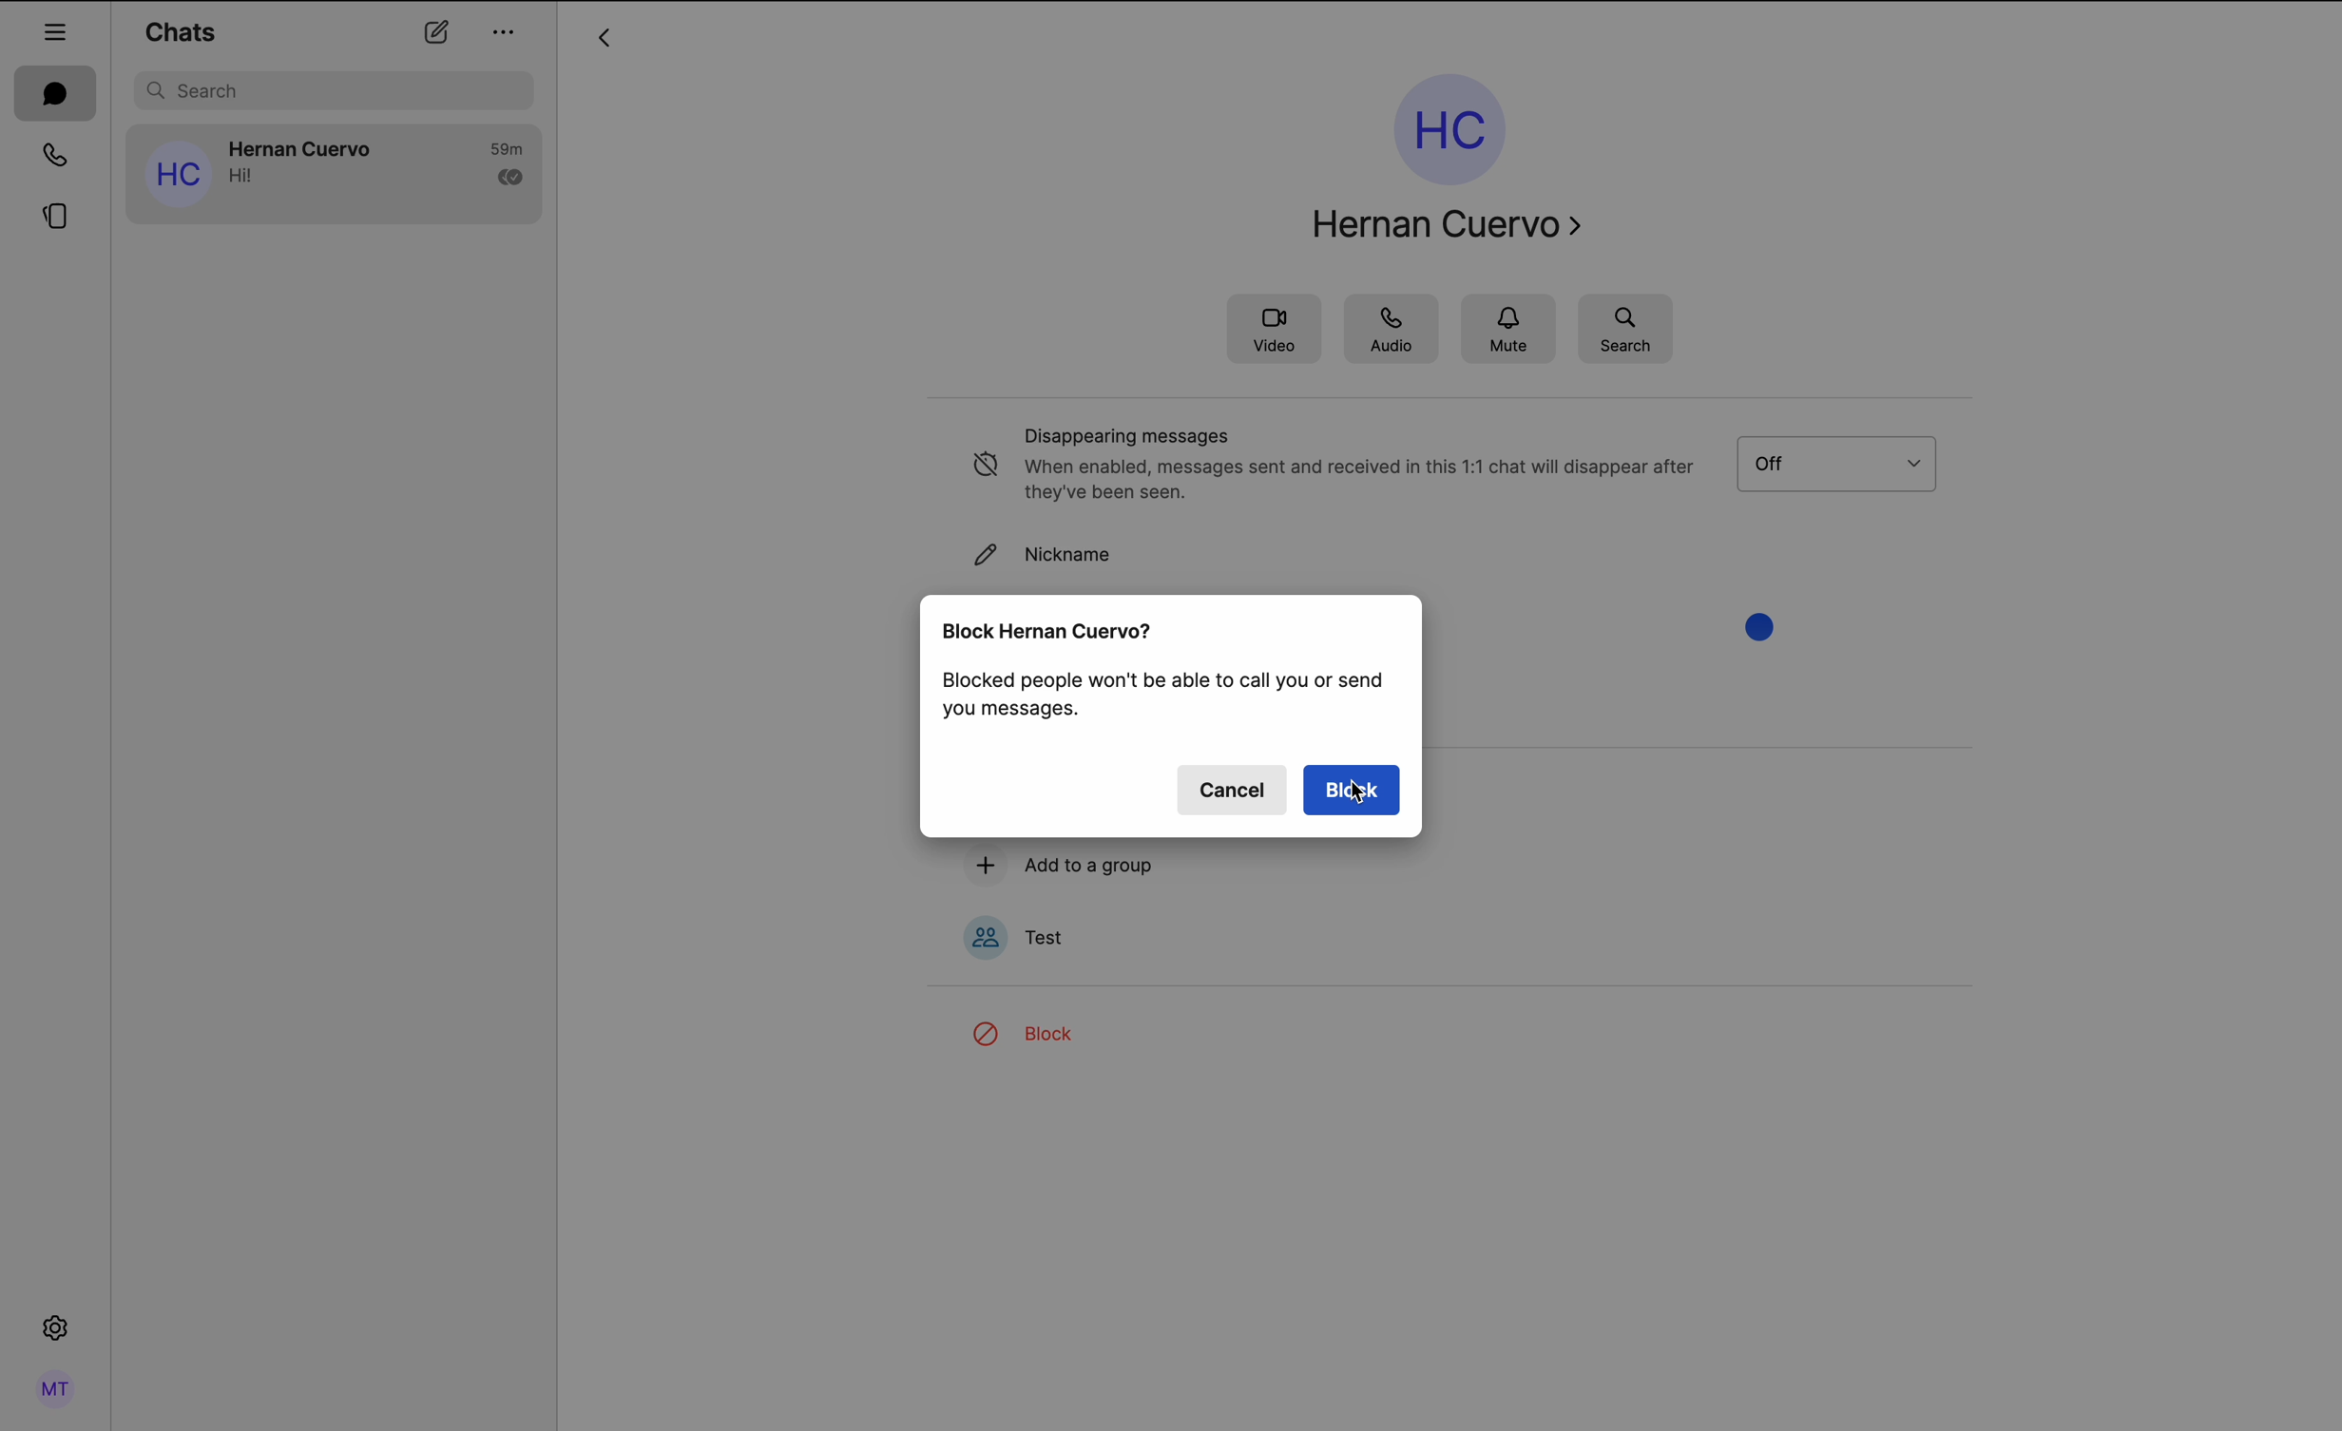 The height and width of the screenshot is (1431, 2342). Describe the element at coordinates (1395, 329) in the screenshot. I see `audio` at that location.